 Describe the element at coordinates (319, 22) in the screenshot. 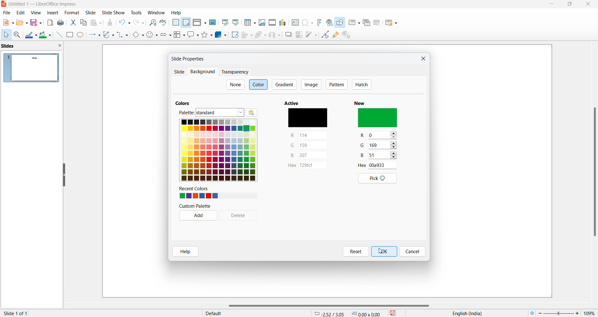

I see `insert fontwork text` at that location.